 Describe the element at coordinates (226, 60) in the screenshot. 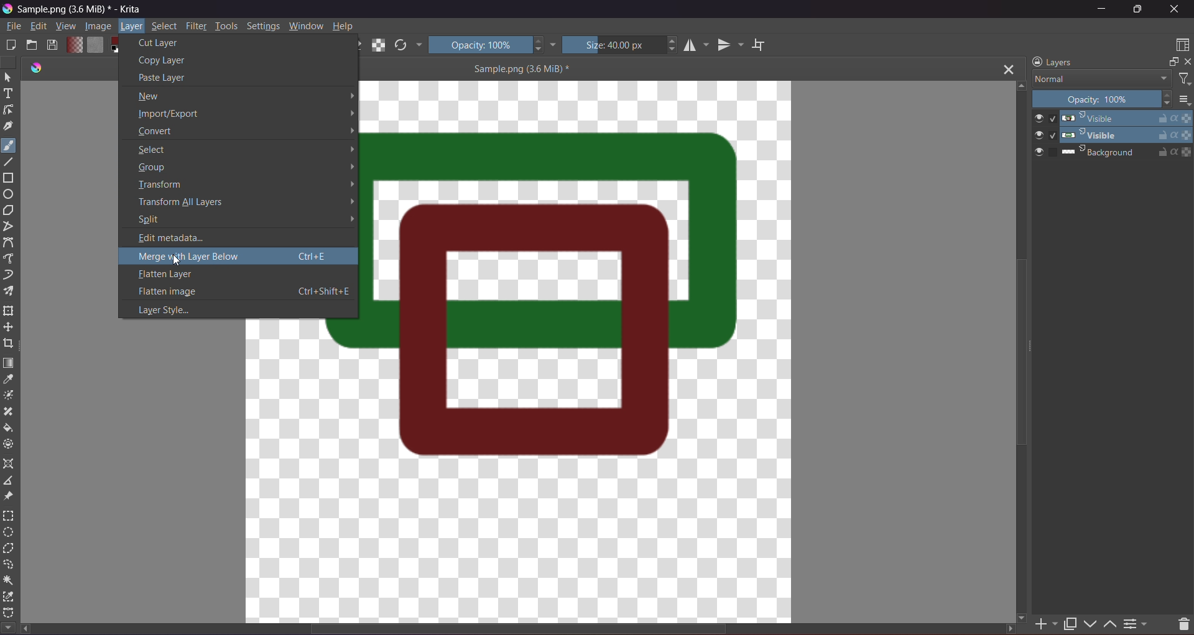

I see `Copy layer` at that location.